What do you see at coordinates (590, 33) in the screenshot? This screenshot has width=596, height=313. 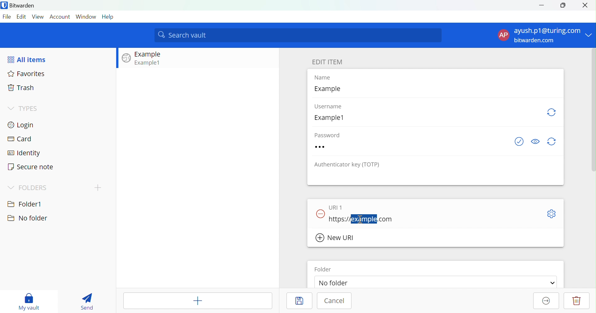 I see `Drop Down` at bounding box center [590, 33].